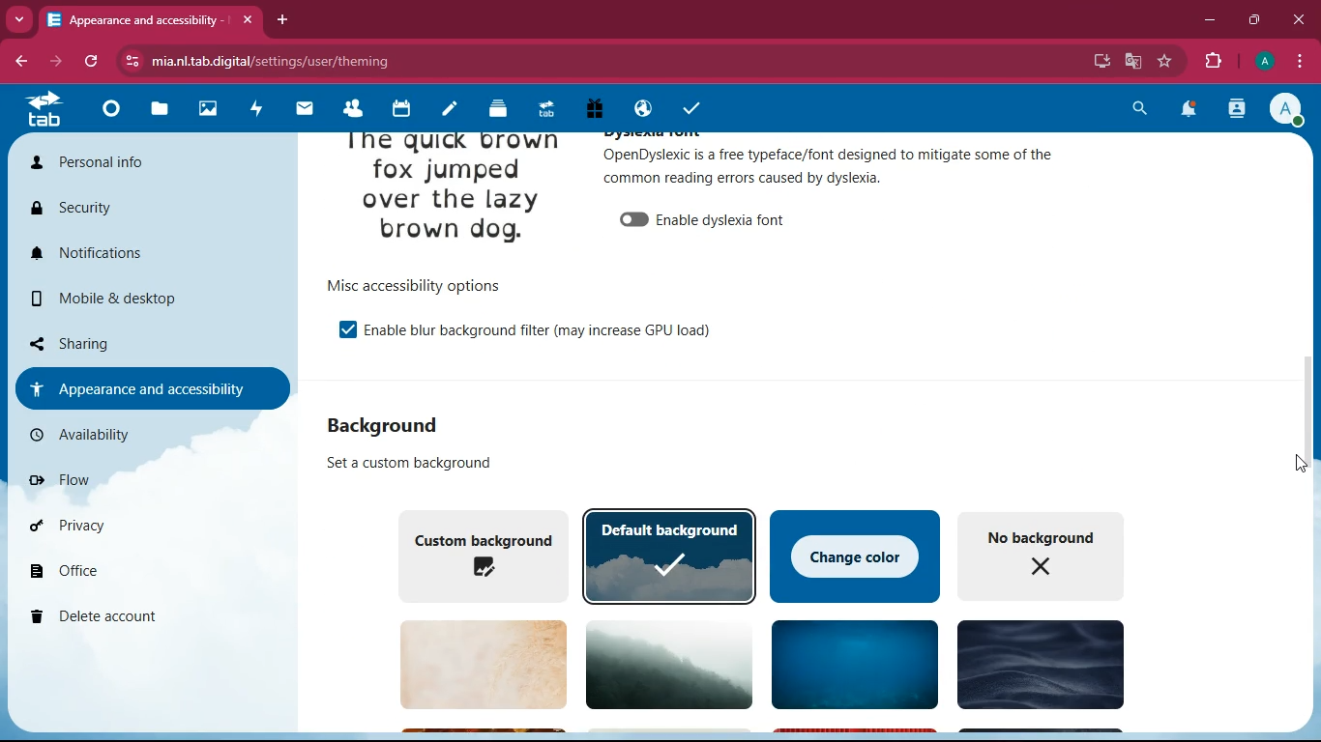 The width and height of the screenshot is (1321, 742). What do you see at coordinates (1098, 62) in the screenshot?
I see `desktop` at bounding box center [1098, 62].